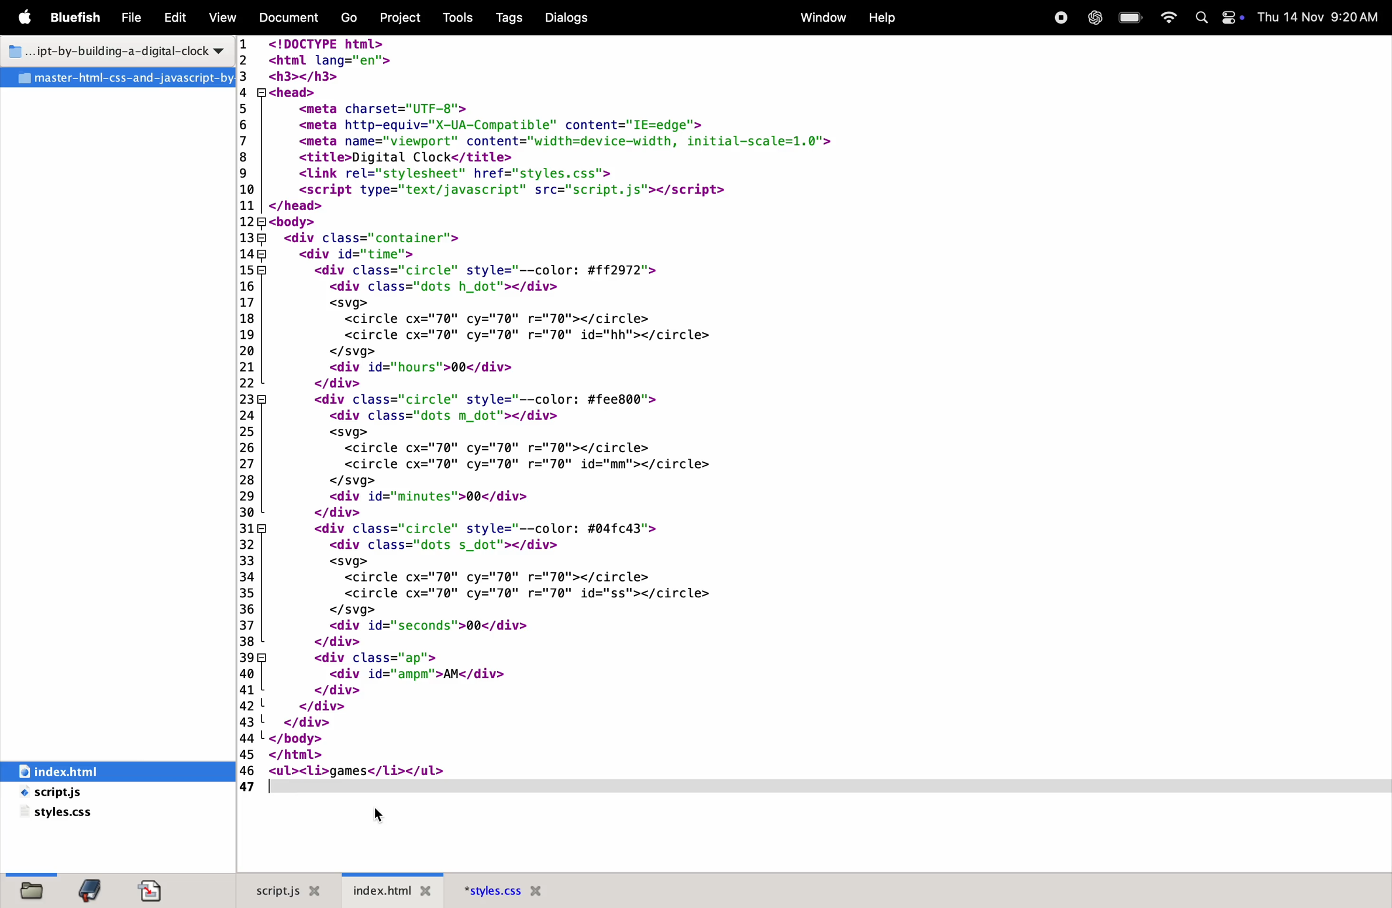 The height and width of the screenshot is (908, 1392). What do you see at coordinates (626, 399) in the screenshot?
I see `code block` at bounding box center [626, 399].